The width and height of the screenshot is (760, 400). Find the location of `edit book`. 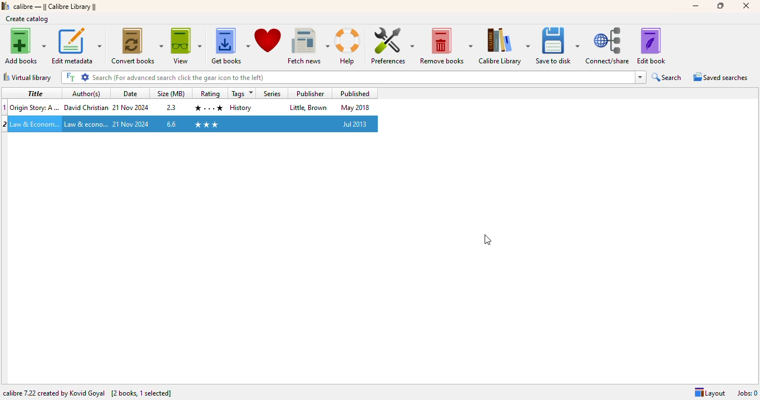

edit book is located at coordinates (651, 46).